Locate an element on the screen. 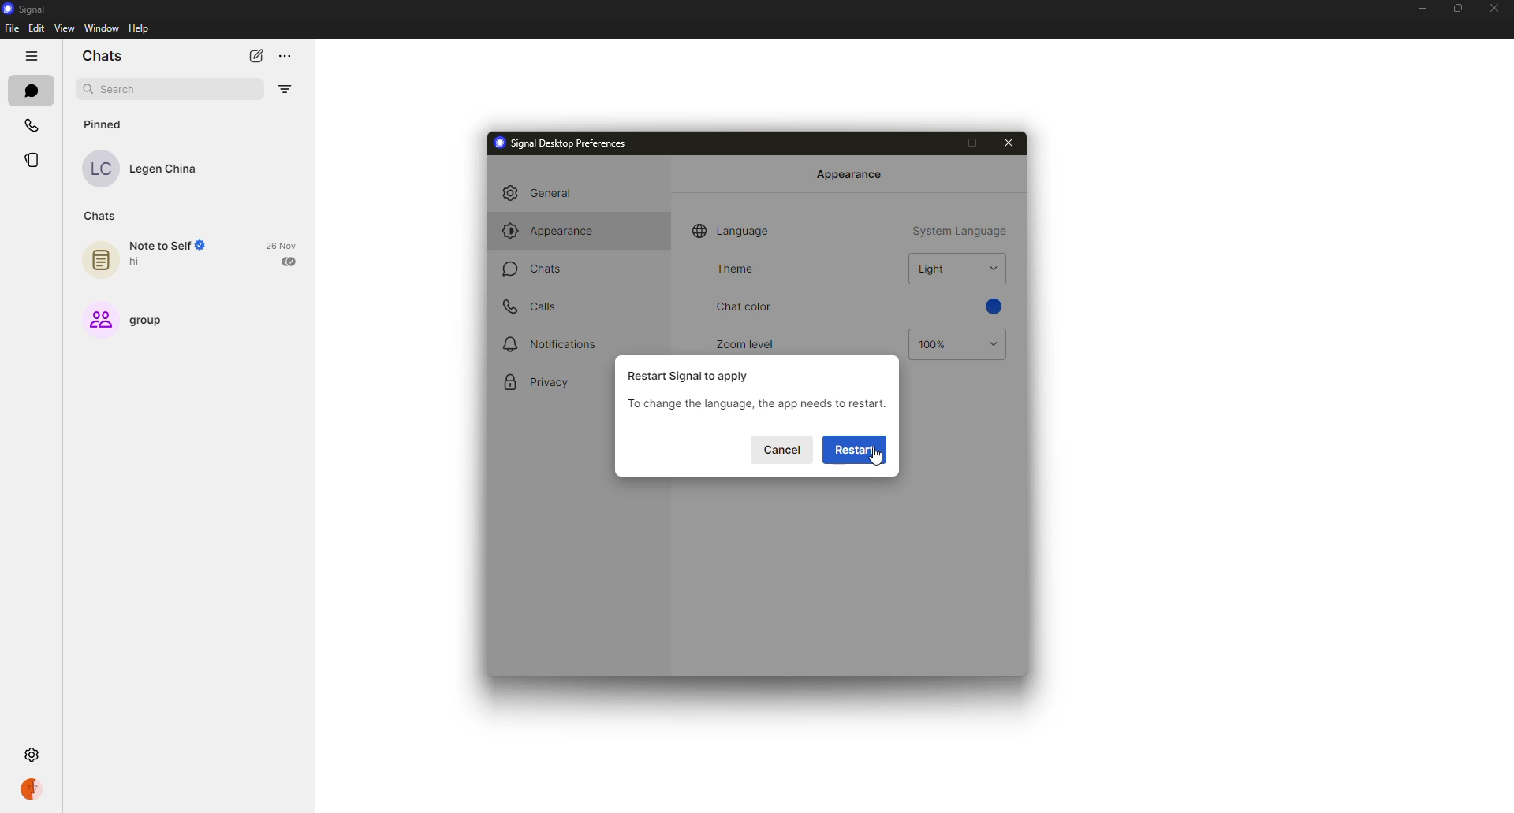 This screenshot has height=813, width=1514. drop is located at coordinates (991, 269).